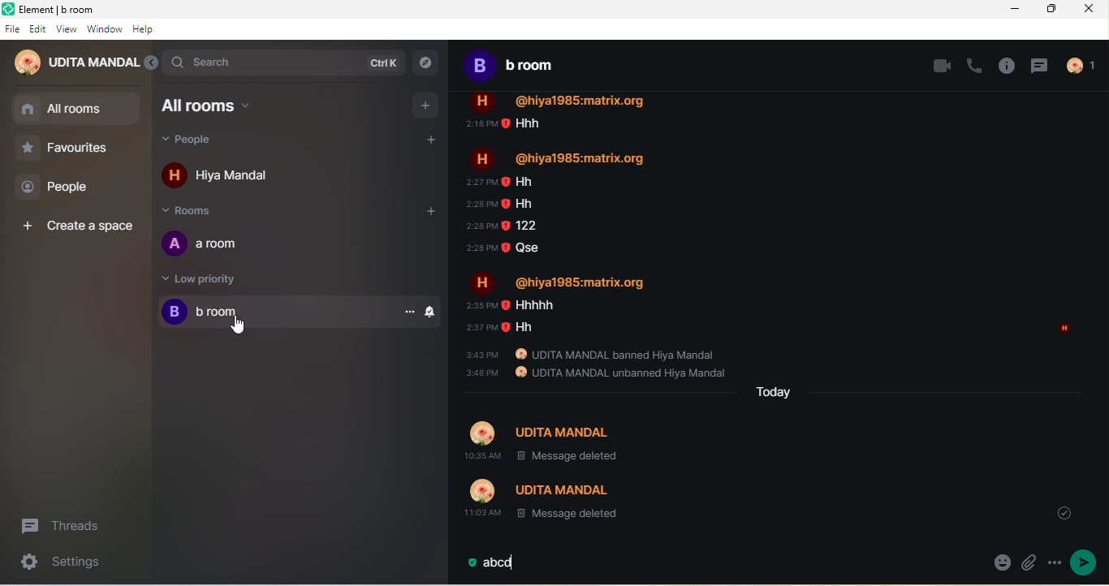 This screenshot has width=1109, height=586. What do you see at coordinates (274, 312) in the screenshot?
I see `b room` at bounding box center [274, 312].